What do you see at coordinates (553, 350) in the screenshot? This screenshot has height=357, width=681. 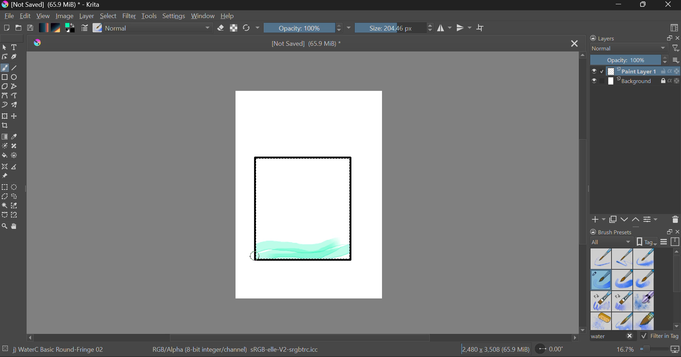 I see `Page Rotation` at bounding box center [553, 350].